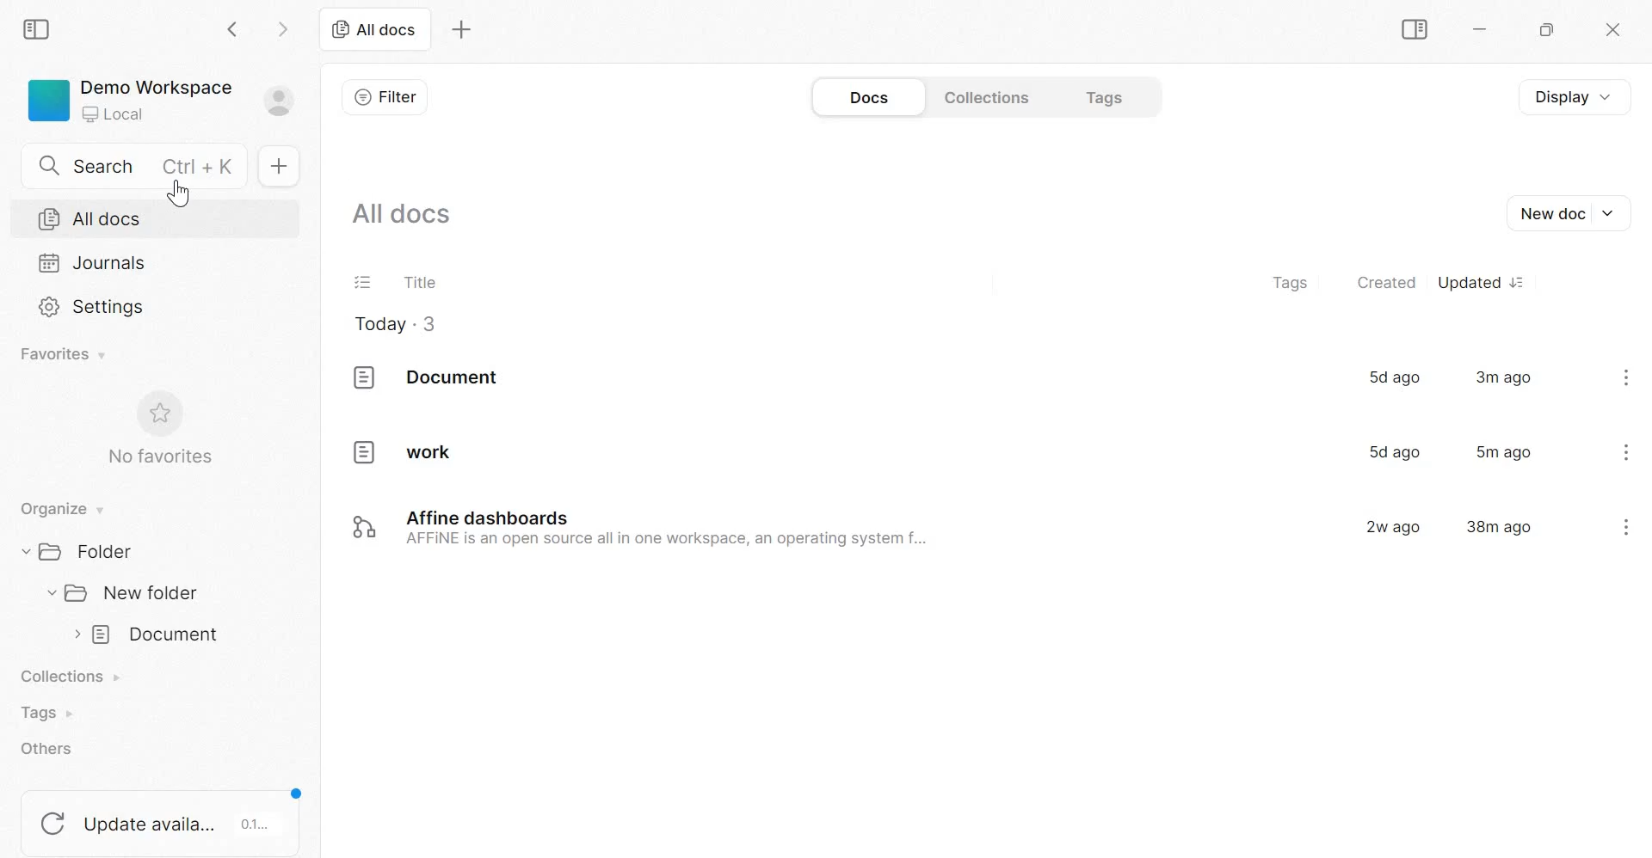  I want to click on task list, so click(364, 284).